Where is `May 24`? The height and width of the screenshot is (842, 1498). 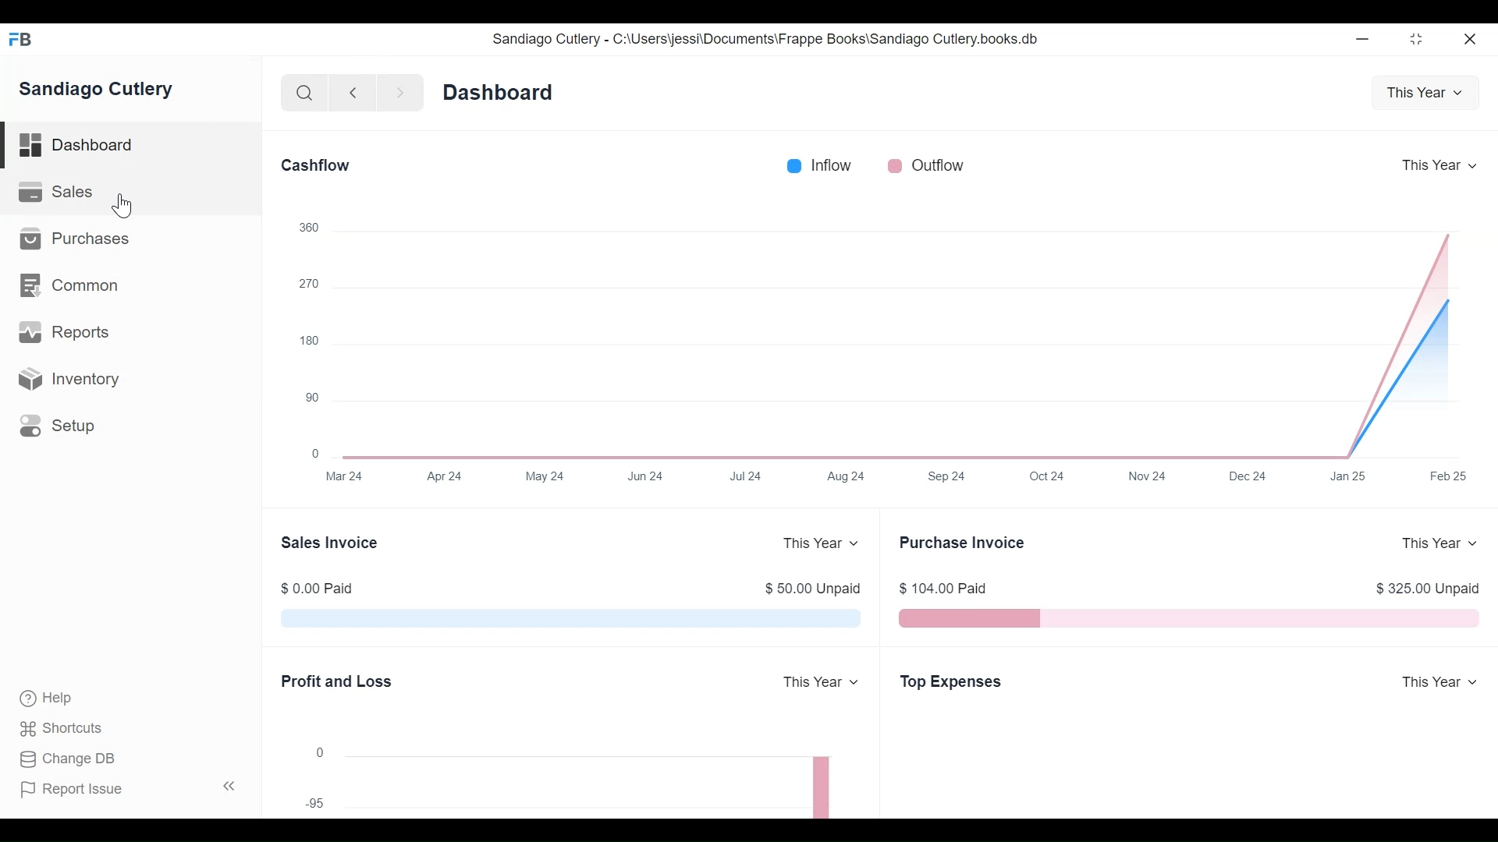 May 24 is located at coordinates (546, 477).